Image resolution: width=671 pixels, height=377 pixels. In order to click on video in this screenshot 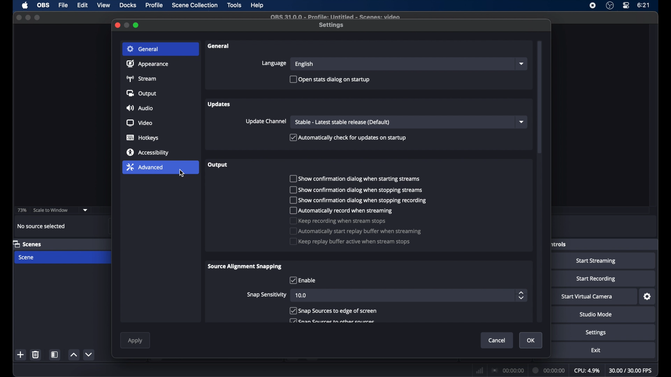, I will do `click(139, 123)`.